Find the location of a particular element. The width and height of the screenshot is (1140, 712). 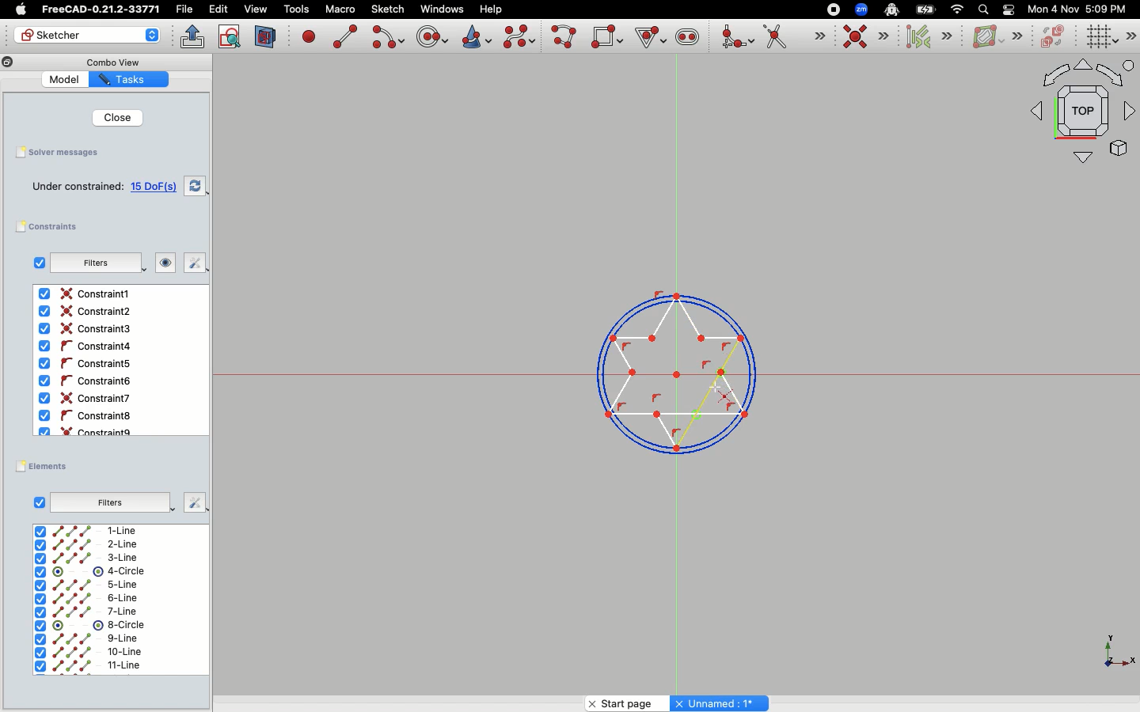

Constraint6 is located at coordinates (89, 398).